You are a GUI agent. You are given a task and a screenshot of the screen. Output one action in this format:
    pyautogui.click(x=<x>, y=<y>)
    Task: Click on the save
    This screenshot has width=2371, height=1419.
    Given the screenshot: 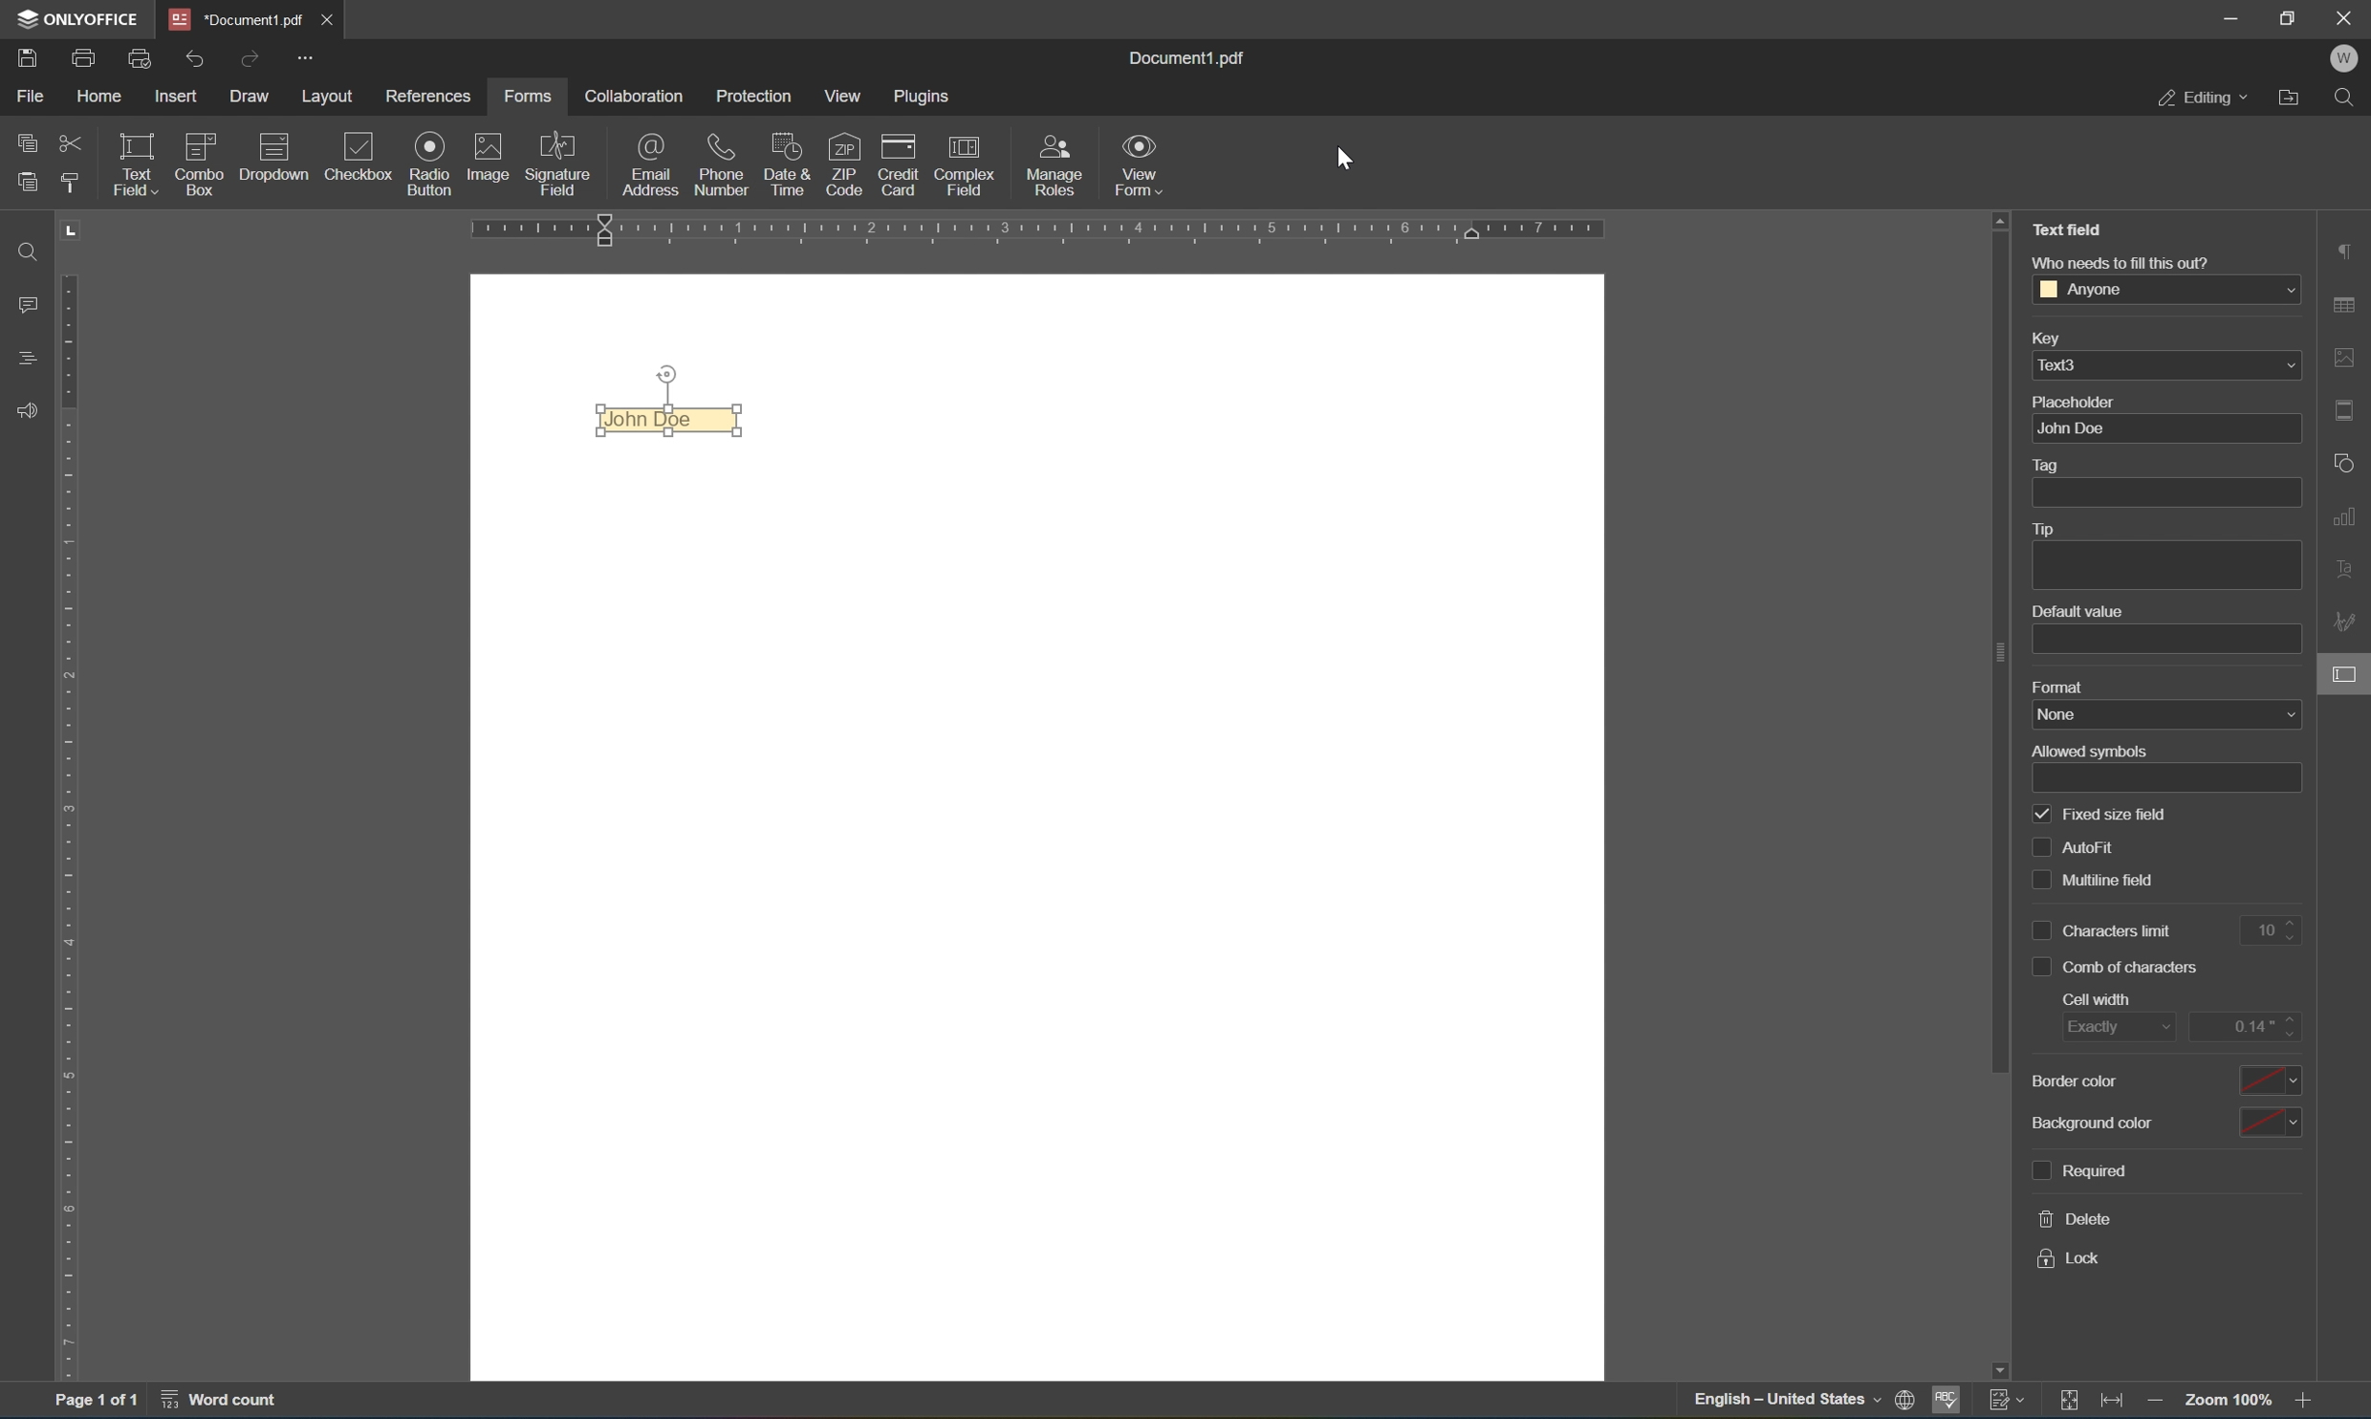 What is the action you would take?
    pyautogui.click(x=19, y=58)
    